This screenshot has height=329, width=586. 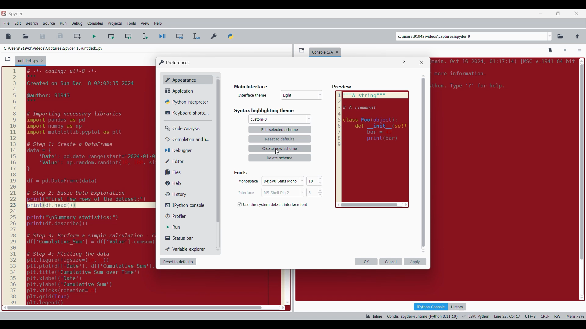 What do you see at coordinates (251, 87) in the screenshot?
I see `Section title` at bounding box center [251, 87].